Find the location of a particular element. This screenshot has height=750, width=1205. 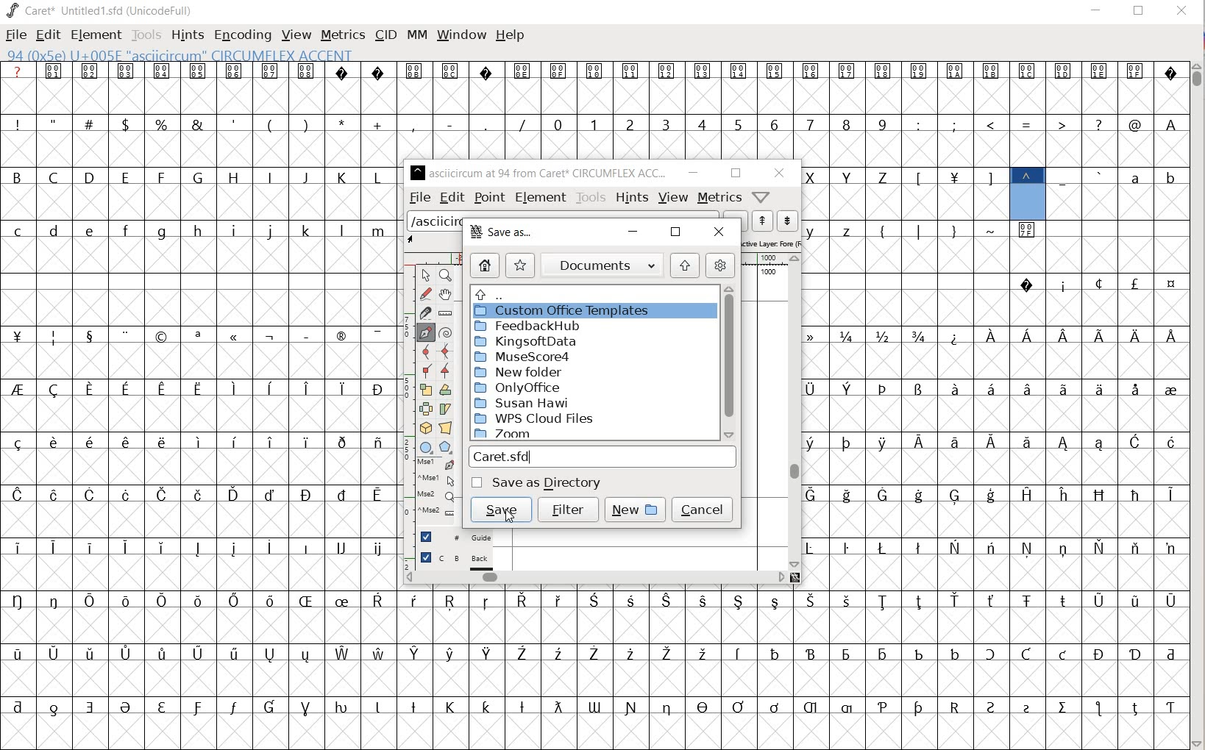

skew the selection is located at coordinates (445, 410).